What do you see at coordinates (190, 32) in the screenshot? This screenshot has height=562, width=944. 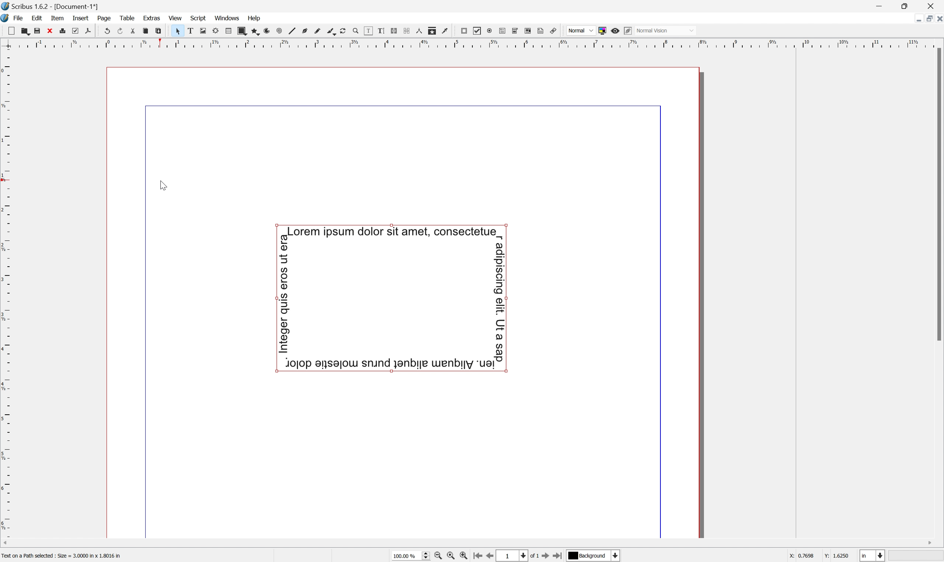 I see `Text frame` at bounding box center [190, 32].